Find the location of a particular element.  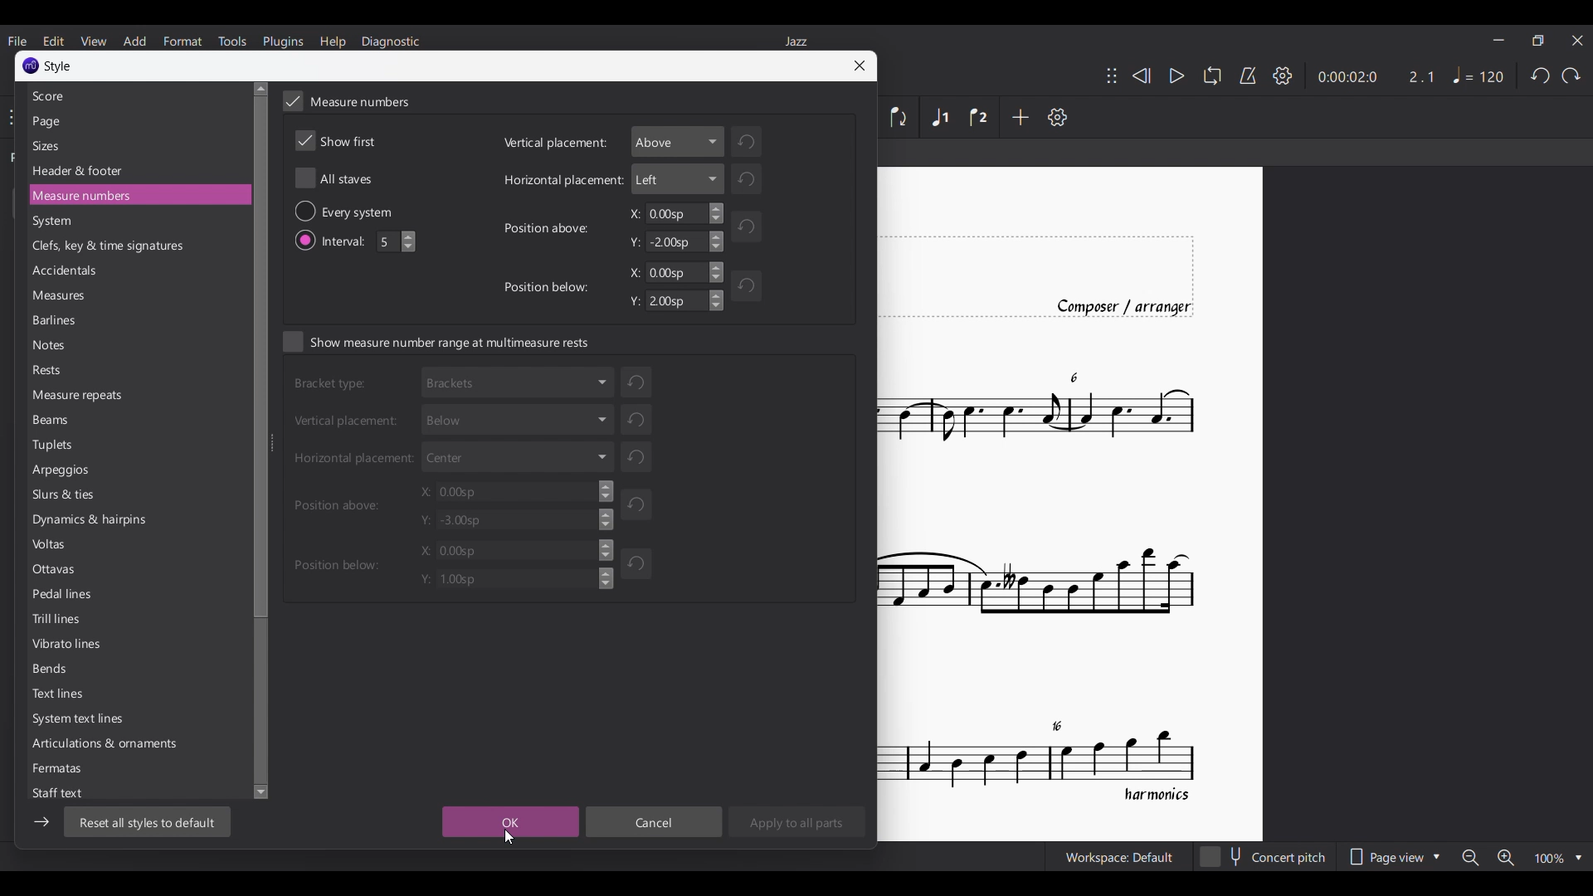

X is located at coordinates (519, 491).